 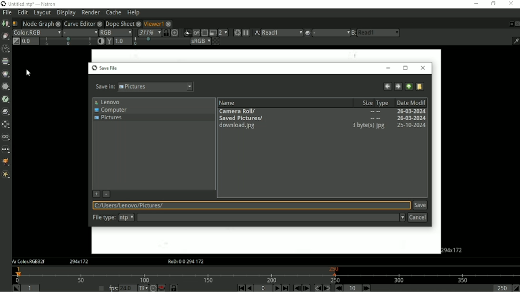 What do you see at coordinates (111, 110) in the screenshot?
I see `Computer` at bounding box center [111, 110].